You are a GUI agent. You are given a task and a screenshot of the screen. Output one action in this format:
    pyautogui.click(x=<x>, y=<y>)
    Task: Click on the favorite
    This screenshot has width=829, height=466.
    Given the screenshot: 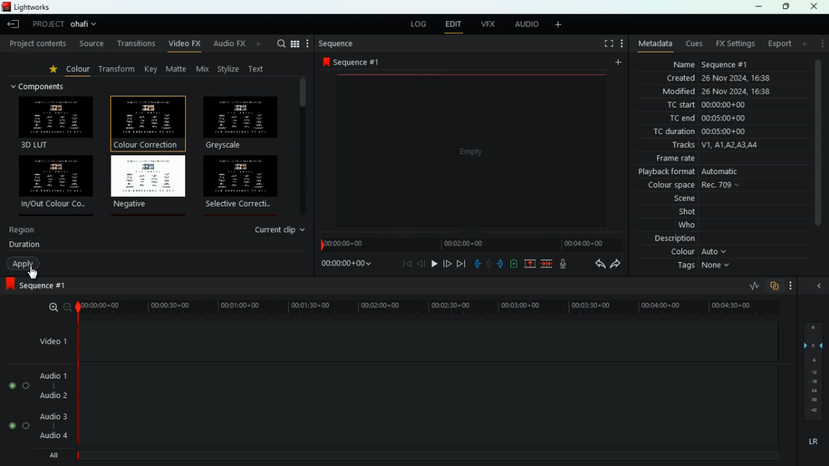 What is the action you would take?
    pyautogui.click(x=56, y=71)
    